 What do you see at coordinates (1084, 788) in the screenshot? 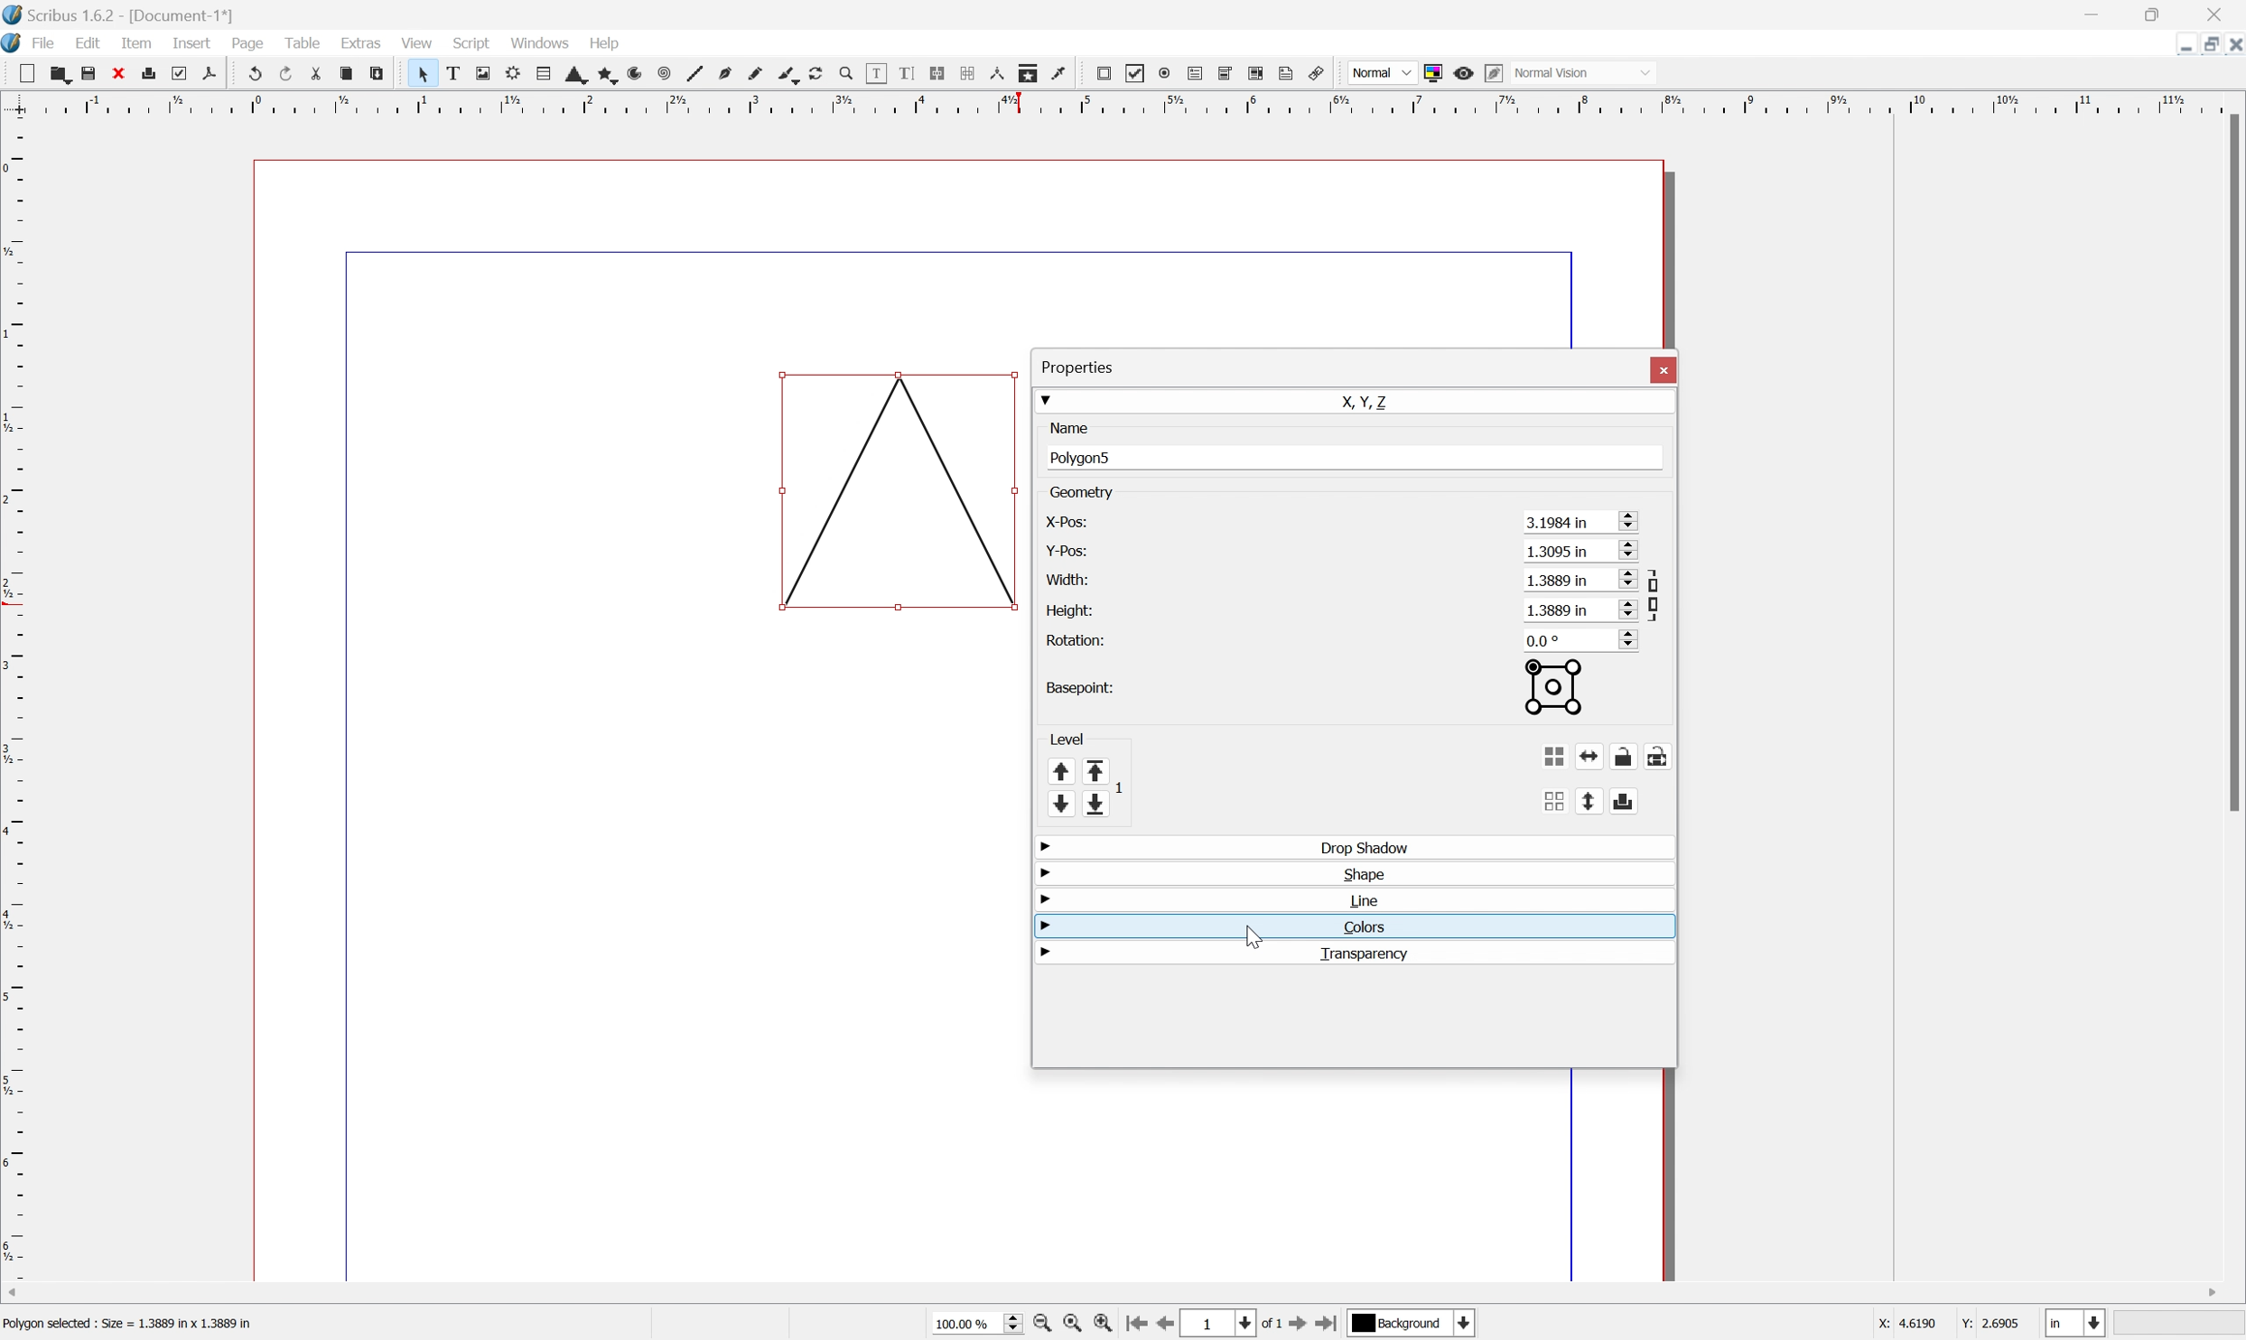
I see `Level` at bounding box center [1084, 788].